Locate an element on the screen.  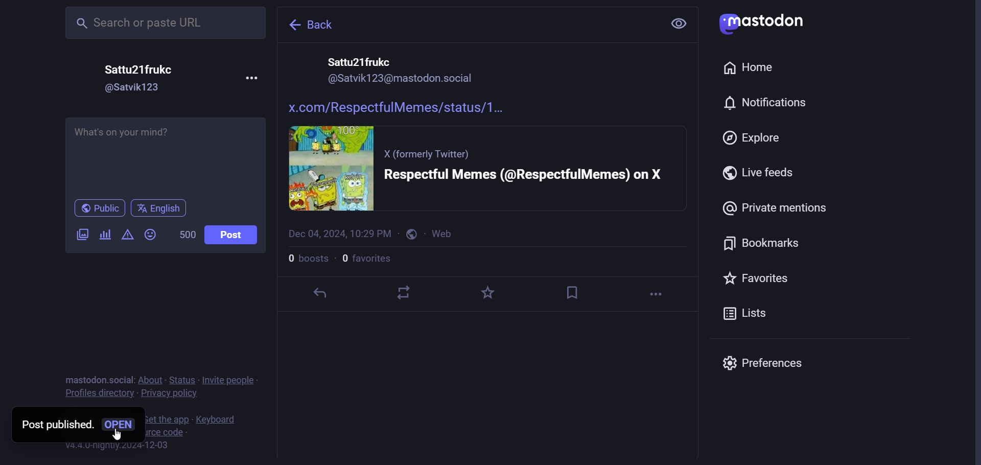
@Satvik123 is located at coordinates (138, 90).